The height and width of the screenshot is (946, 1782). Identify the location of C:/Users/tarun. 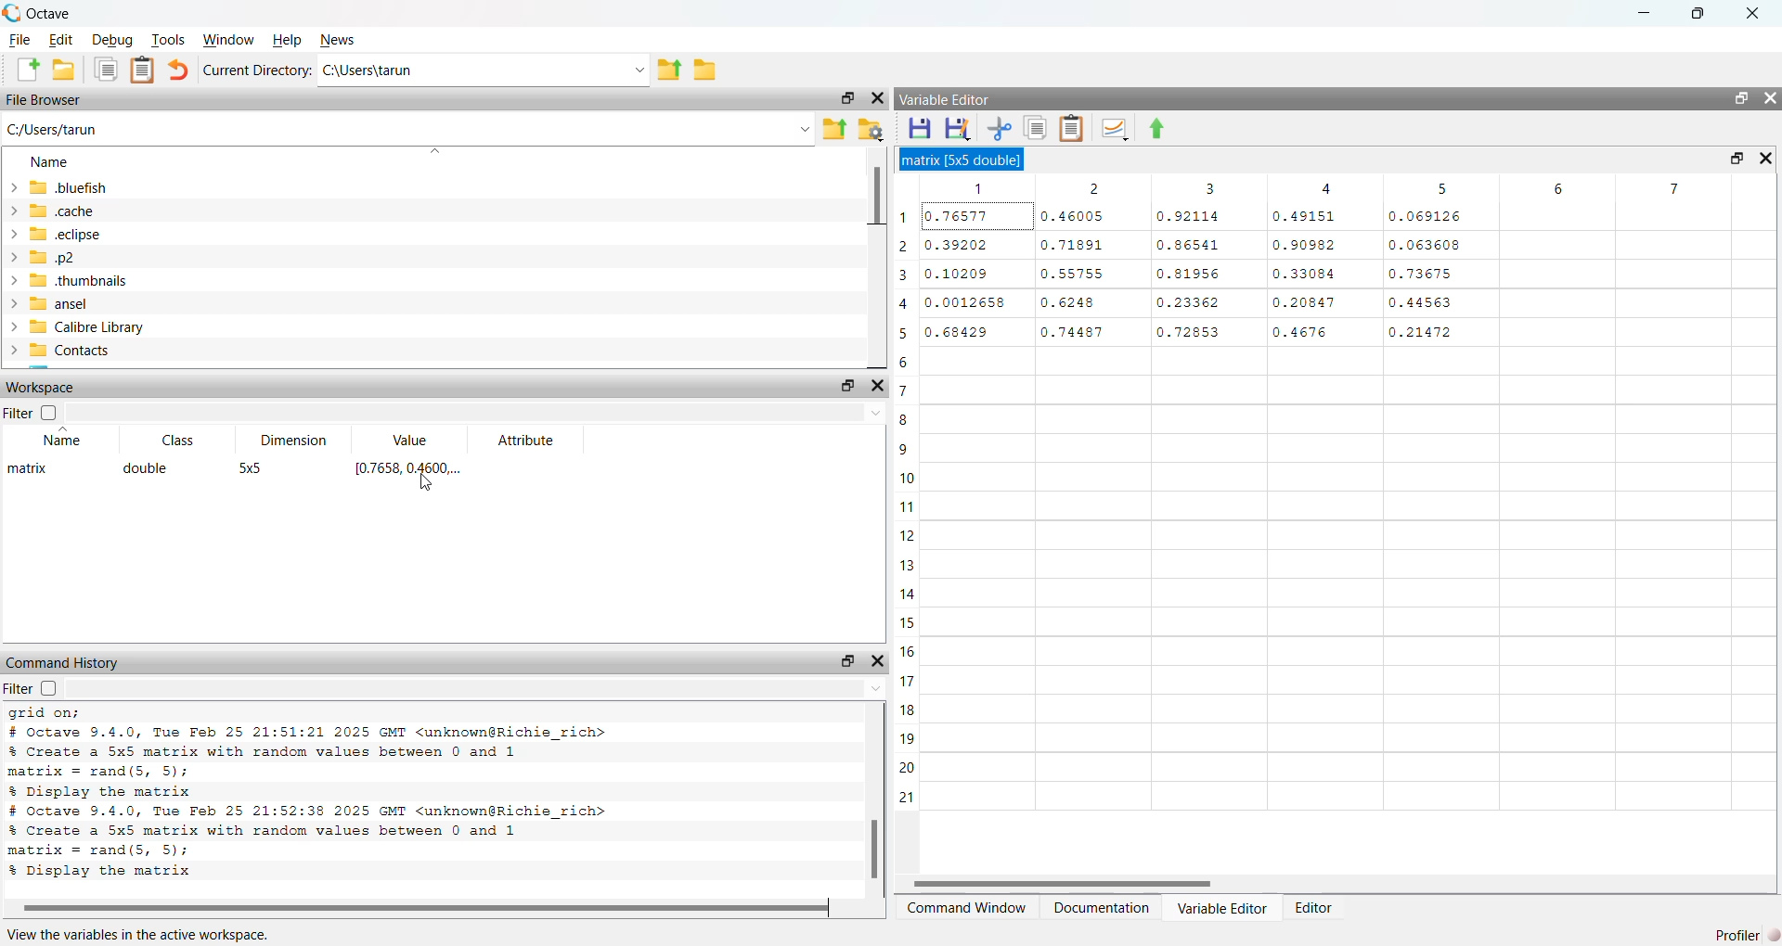
(65, 129).